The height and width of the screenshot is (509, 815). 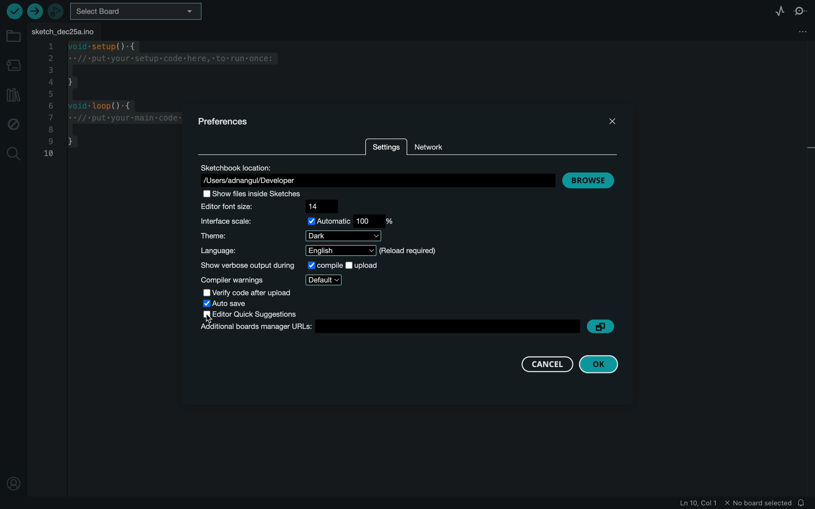 I want to click on browse, so click(x=591, y=178).